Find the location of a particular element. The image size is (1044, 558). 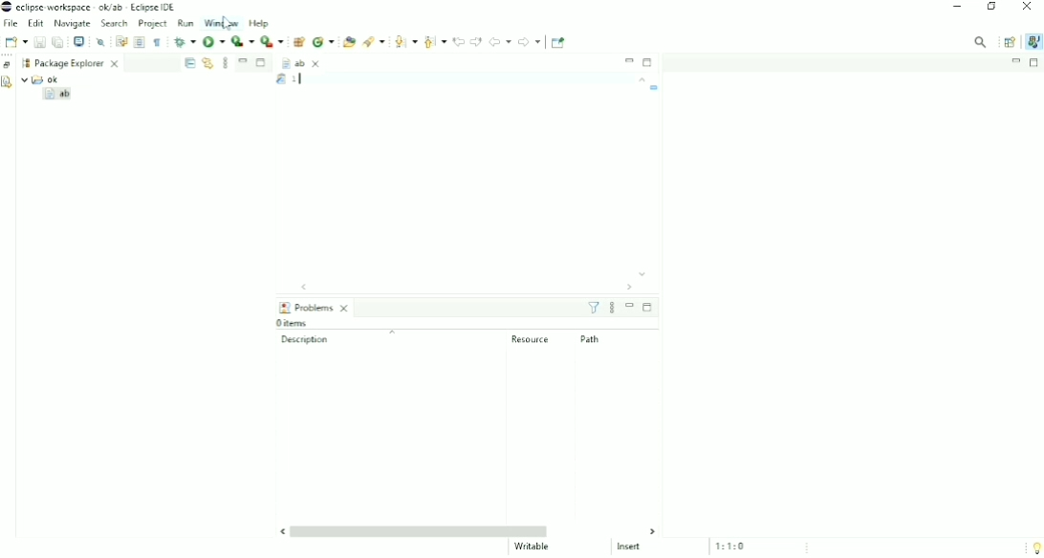

Previous Edit Location is located at coordinates (458, 40).